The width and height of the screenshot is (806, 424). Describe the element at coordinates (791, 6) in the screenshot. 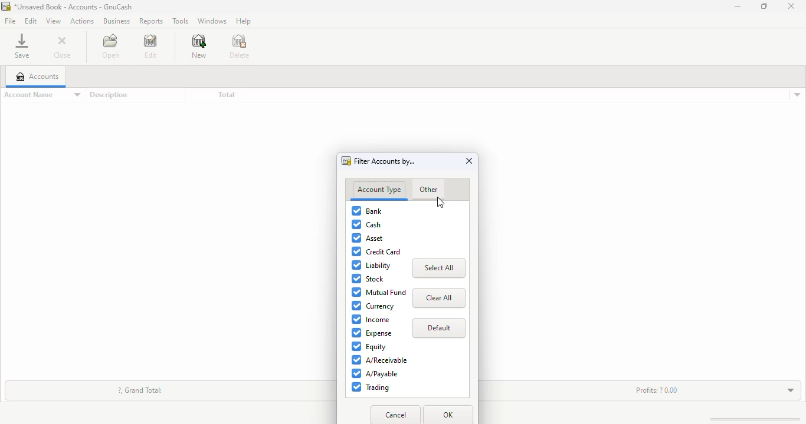

I see `close` at that location.